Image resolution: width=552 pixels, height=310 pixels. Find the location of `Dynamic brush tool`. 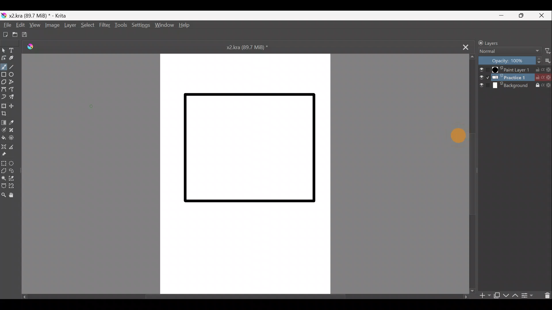

Dynamic brush tool is located at coordinates (3, 97).